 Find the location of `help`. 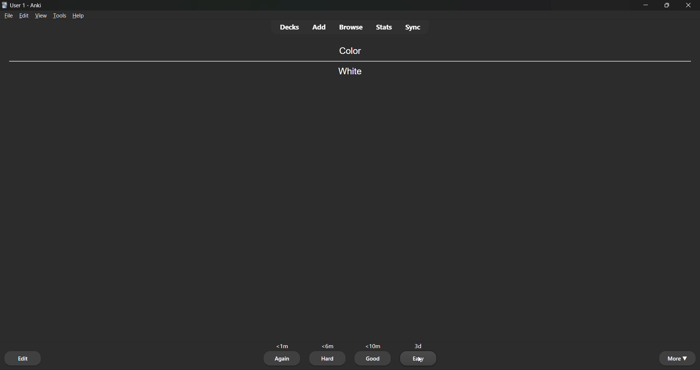

help is located at coordinates (79, 16).